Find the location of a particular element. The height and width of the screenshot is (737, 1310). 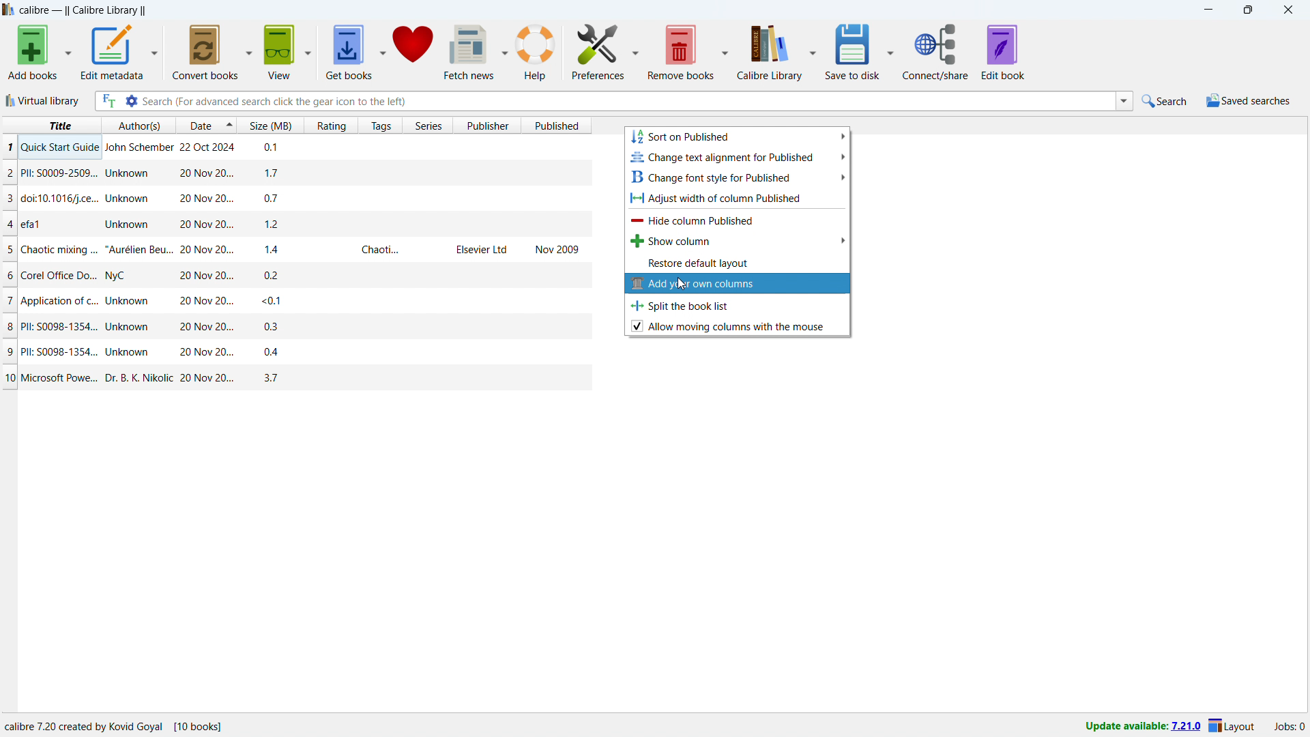

update is located at coordinates (1141, 727).